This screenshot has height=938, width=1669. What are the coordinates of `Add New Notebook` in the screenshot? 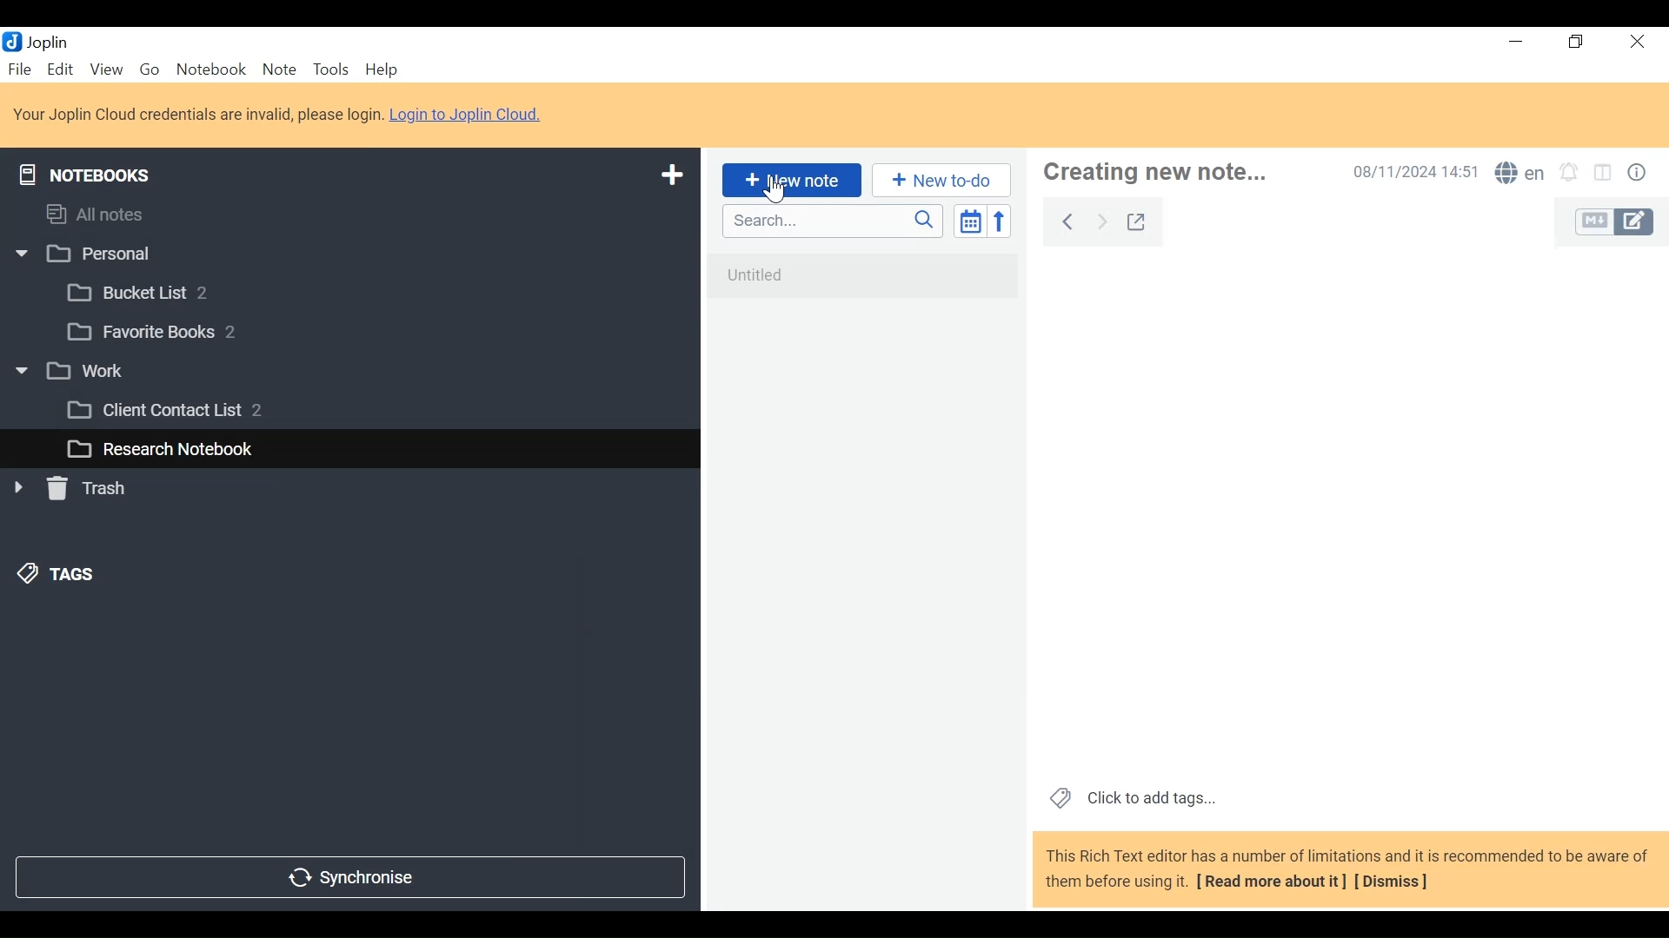 It's located at (670, 175).